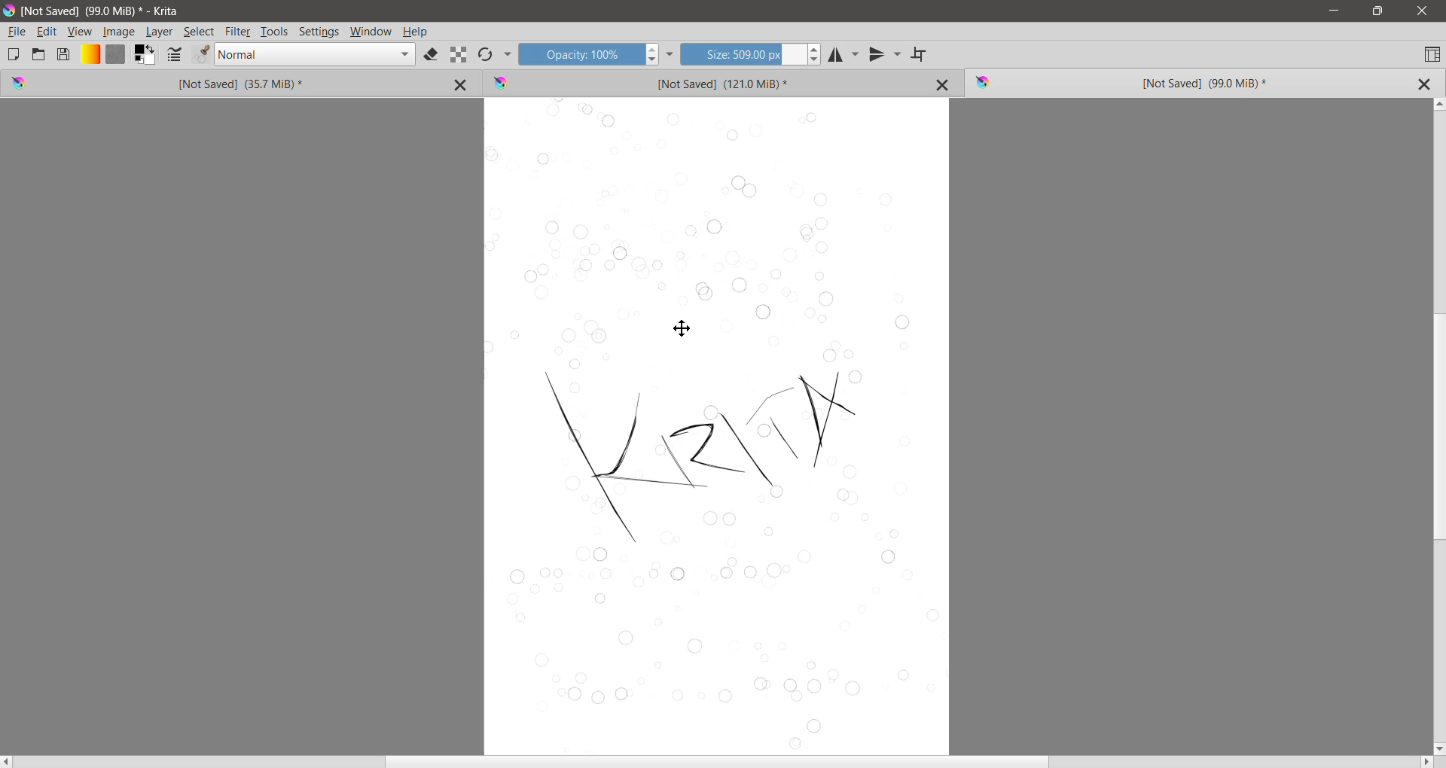  What do you see at coordinates (844, 53) in the screenshot?
I see `Horizontal Mirror Tool` at bounding box center [844, 53].